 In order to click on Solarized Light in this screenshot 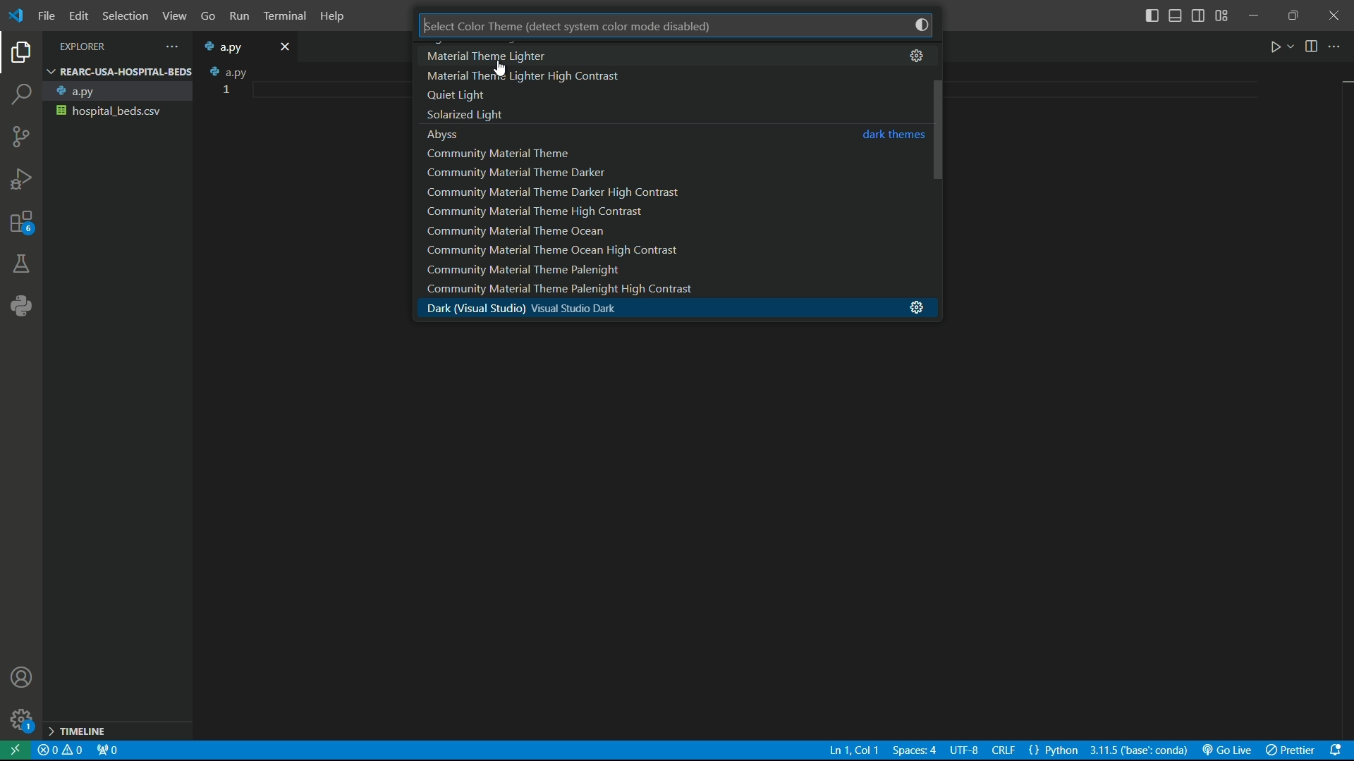, I will do `click(477, 115)`.